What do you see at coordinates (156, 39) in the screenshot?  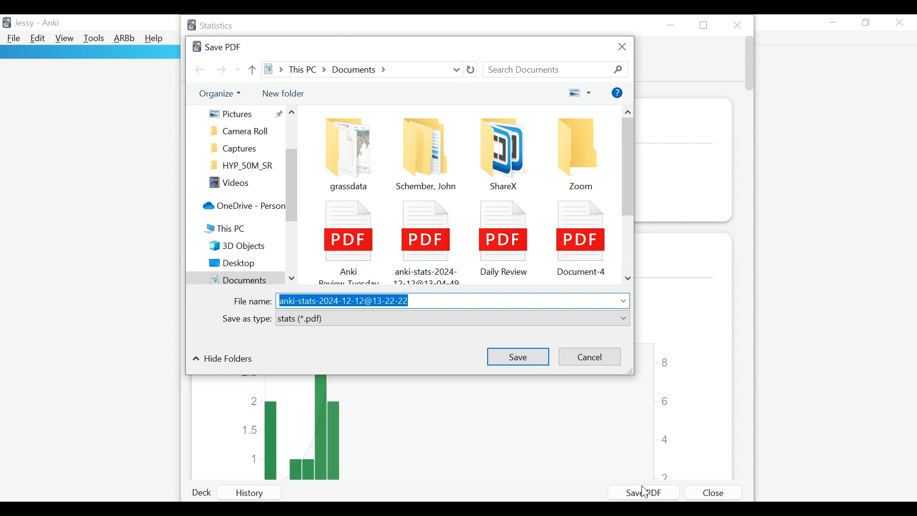 I see `Help` at bounding box center [156, 39].